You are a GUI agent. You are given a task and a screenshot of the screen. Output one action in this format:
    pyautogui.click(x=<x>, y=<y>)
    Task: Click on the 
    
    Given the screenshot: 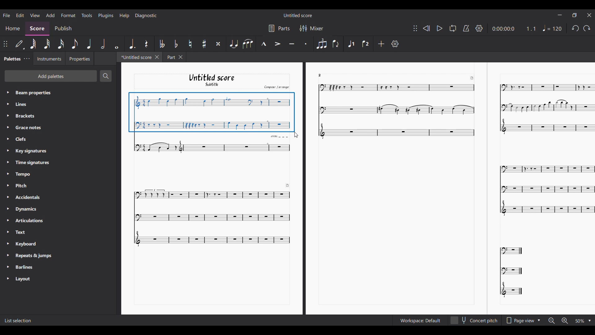 What is the action you would take?
    pyautogui.click(x=7, y=267)
    